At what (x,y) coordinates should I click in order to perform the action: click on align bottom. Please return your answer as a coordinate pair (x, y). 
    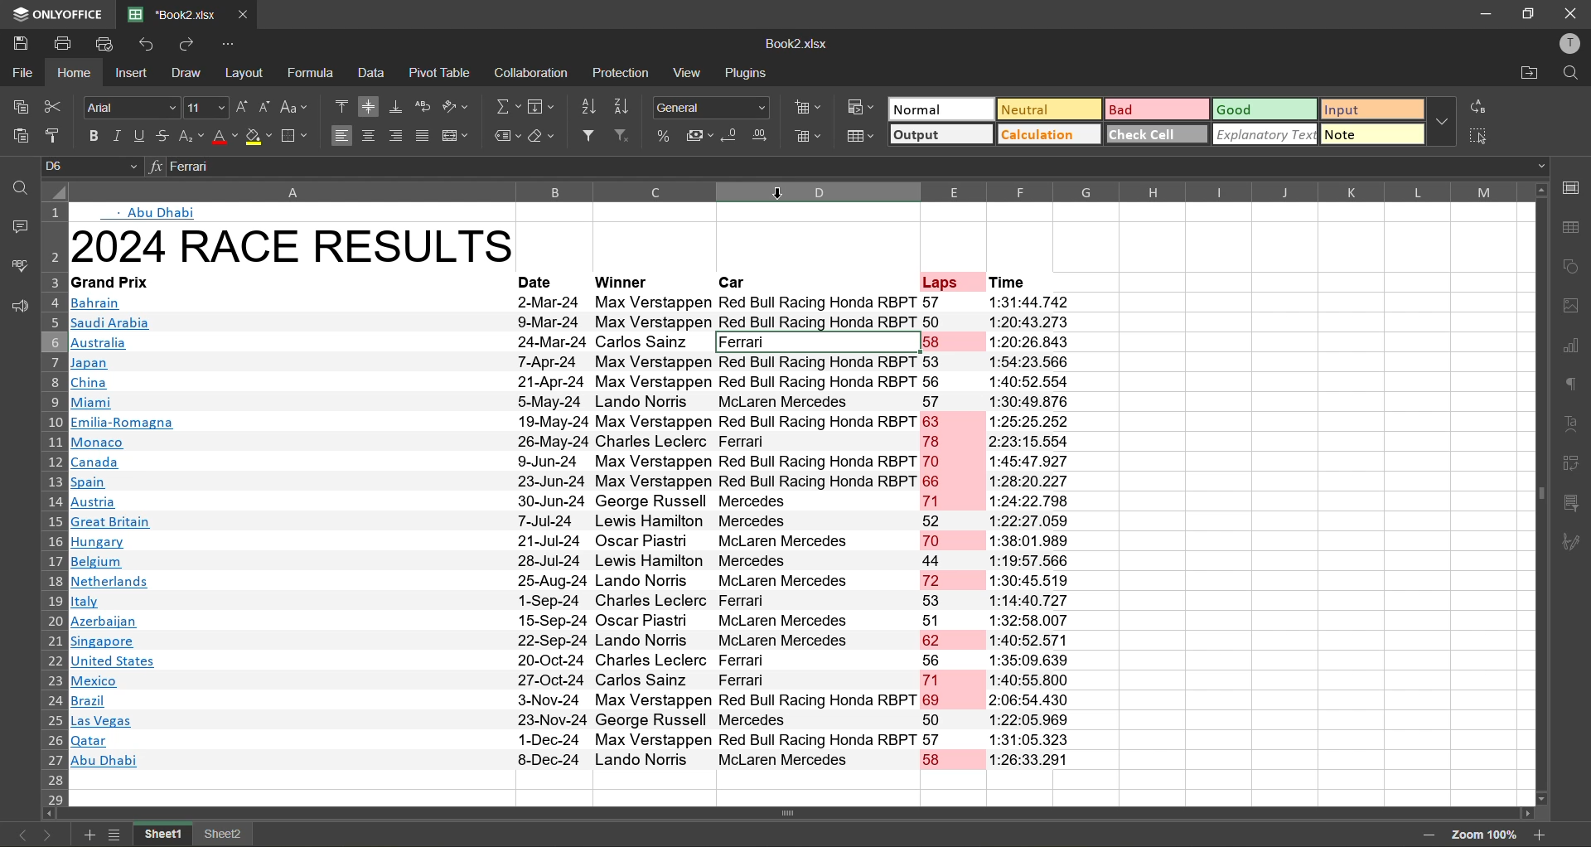
    Looking at the image, I should click on (397, 109).